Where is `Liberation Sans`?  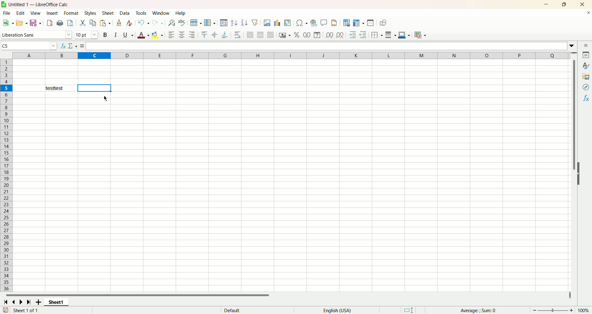
Liberation Sans is located at coordinates (37, 36).